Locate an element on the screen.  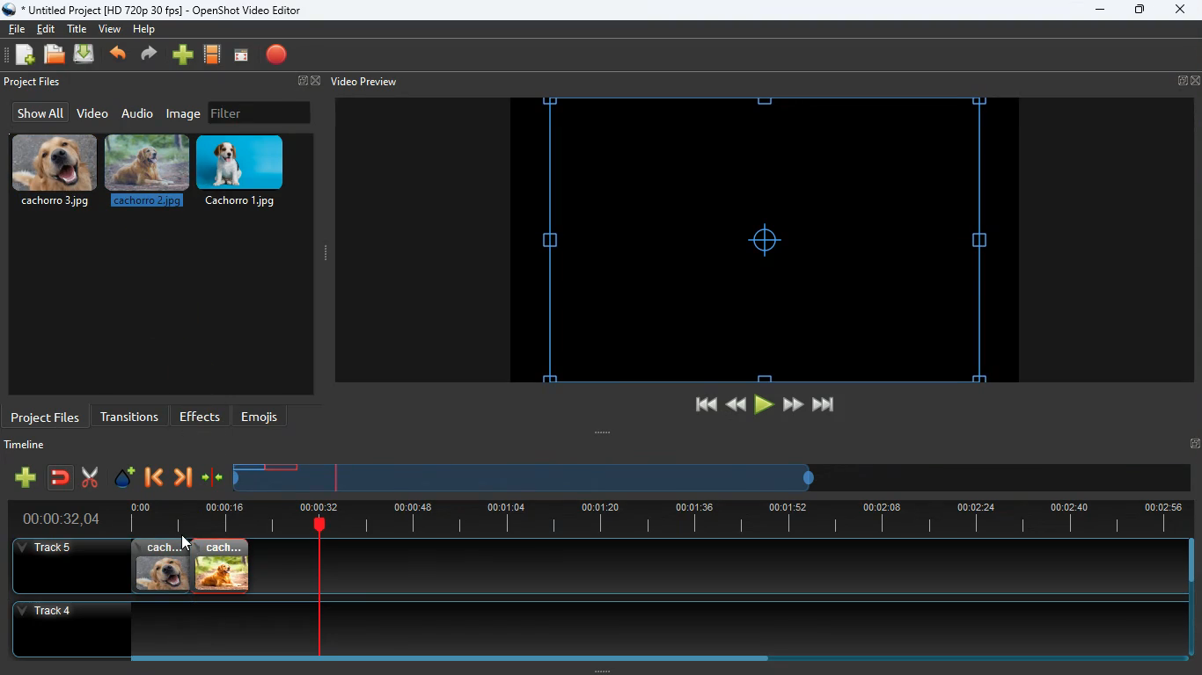
track is located at coordinates (583, 628).